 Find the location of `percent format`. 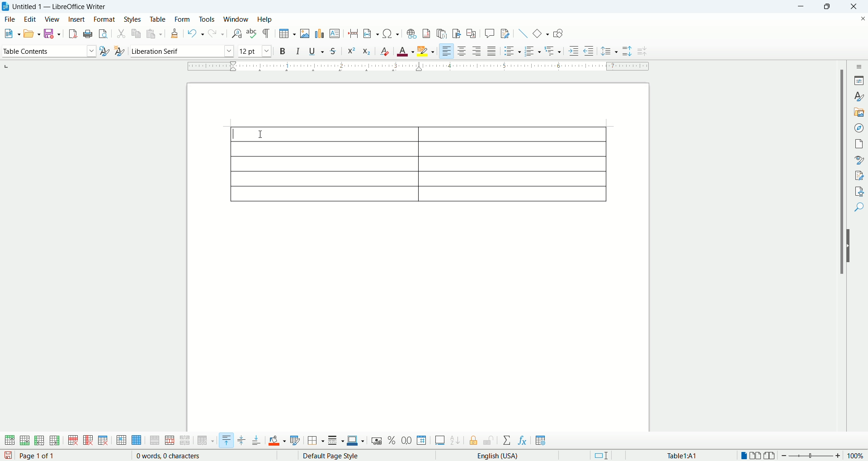

percent format is located at coordinates (393, 440).